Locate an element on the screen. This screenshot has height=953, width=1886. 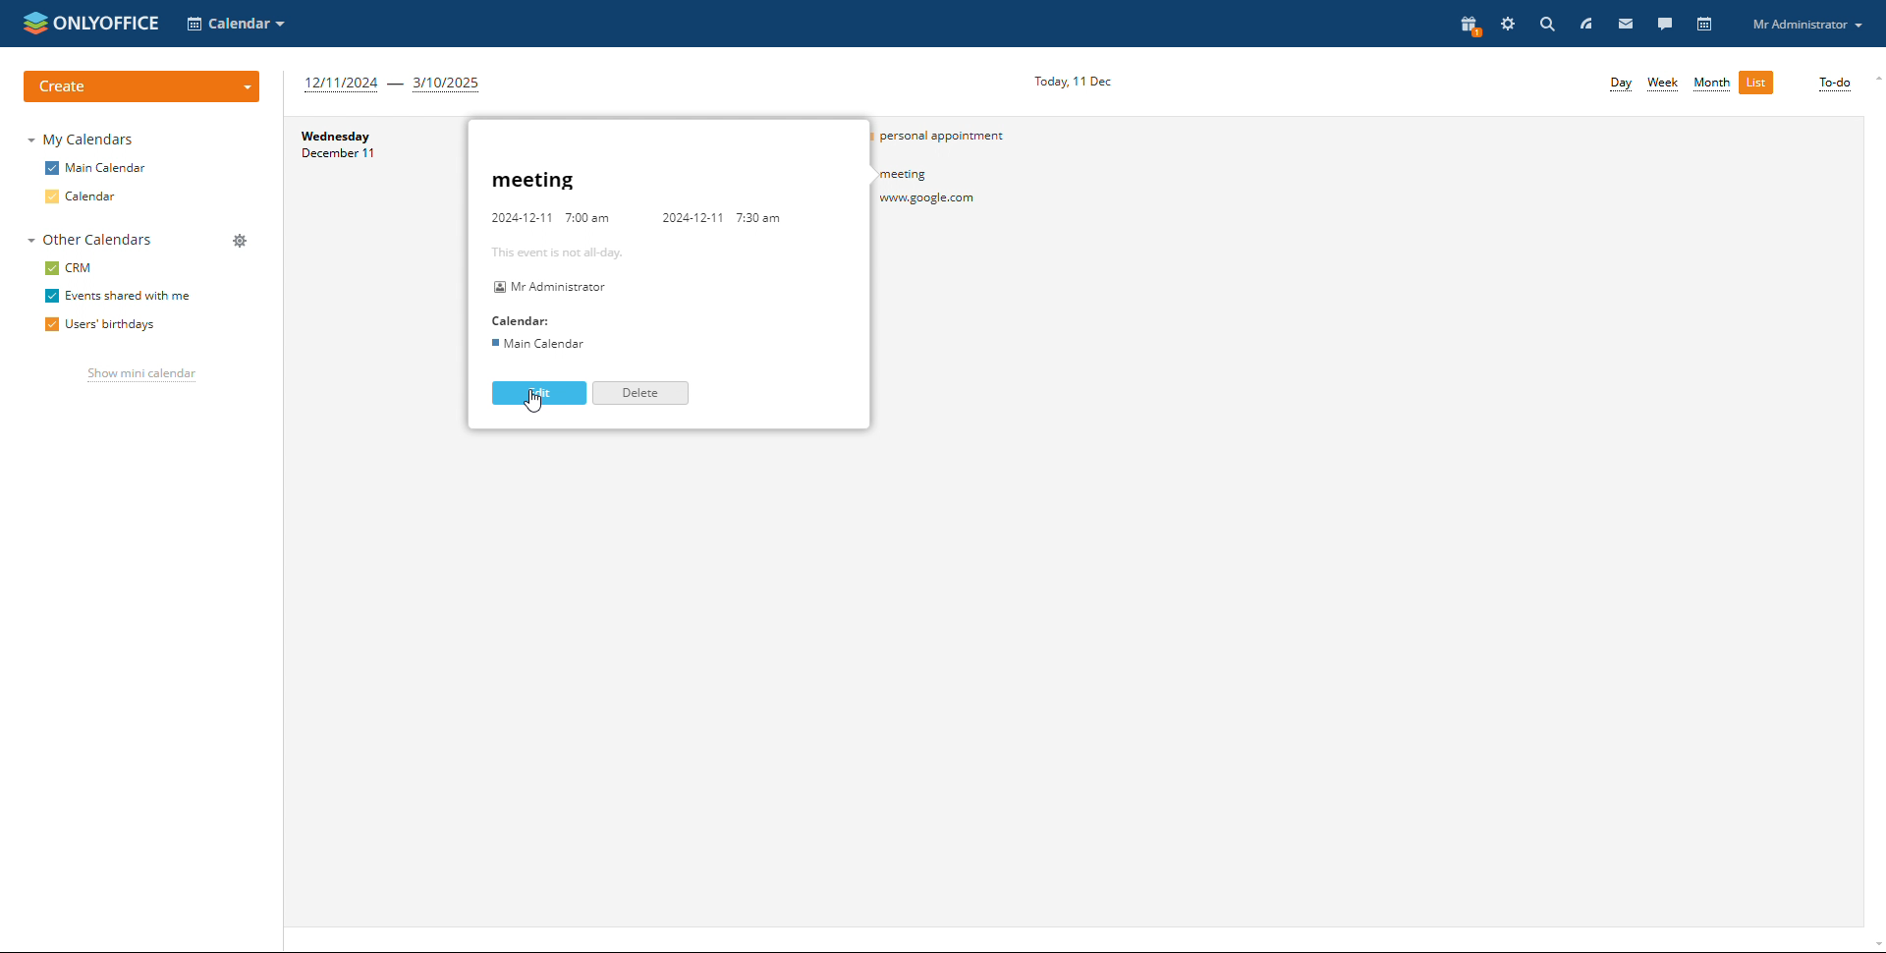
to-do is located at coordinates (1835, 84).